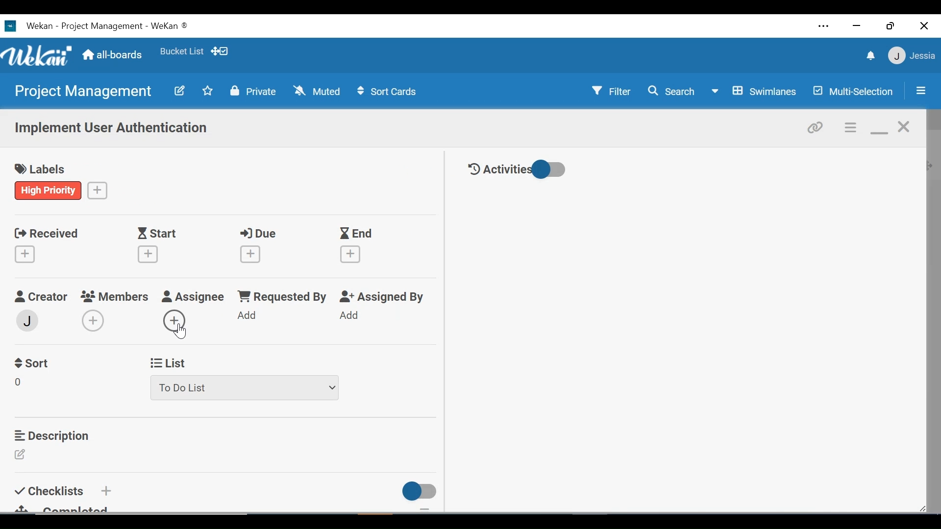  Describe the element at coordinates (911, 55) in the screenshot. I see `jessia` at that location.